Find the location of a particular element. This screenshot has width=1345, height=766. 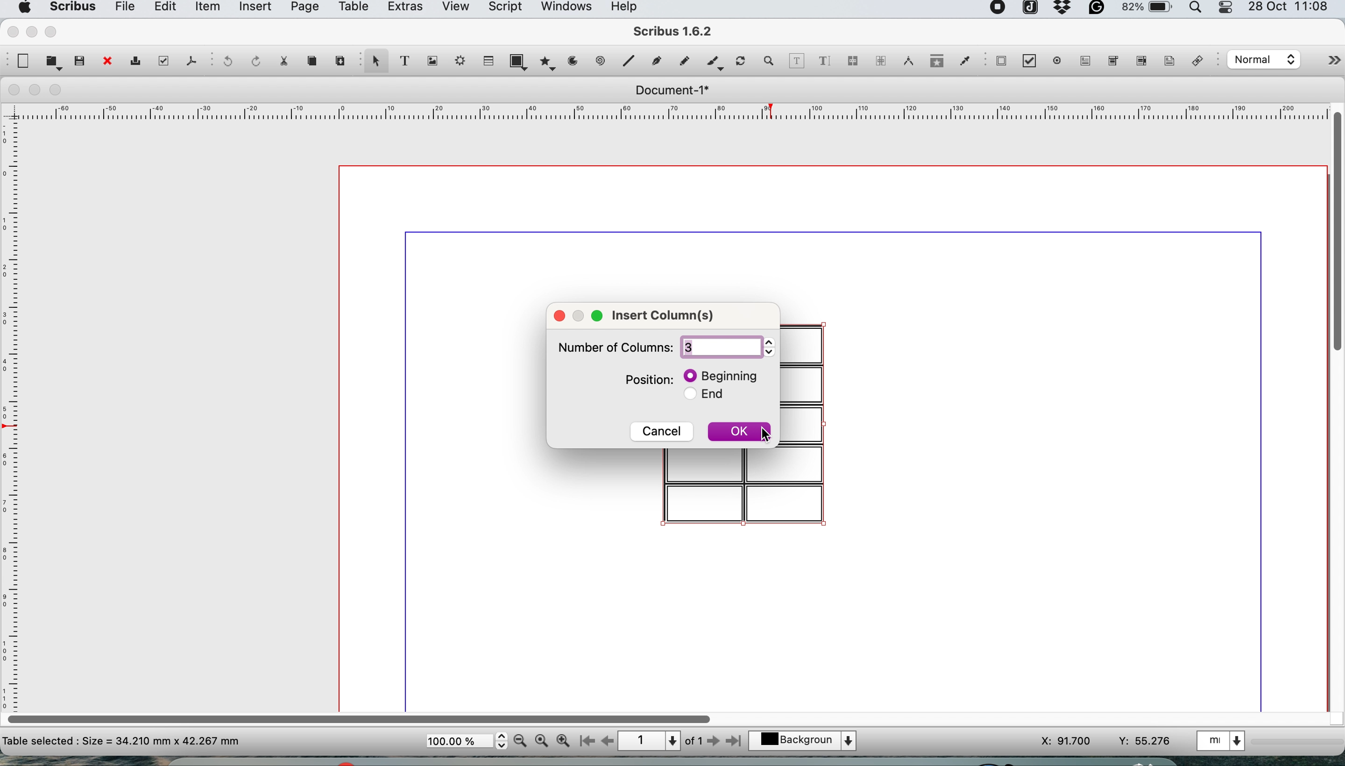

Number of columns is located at coordinates (615, 347).